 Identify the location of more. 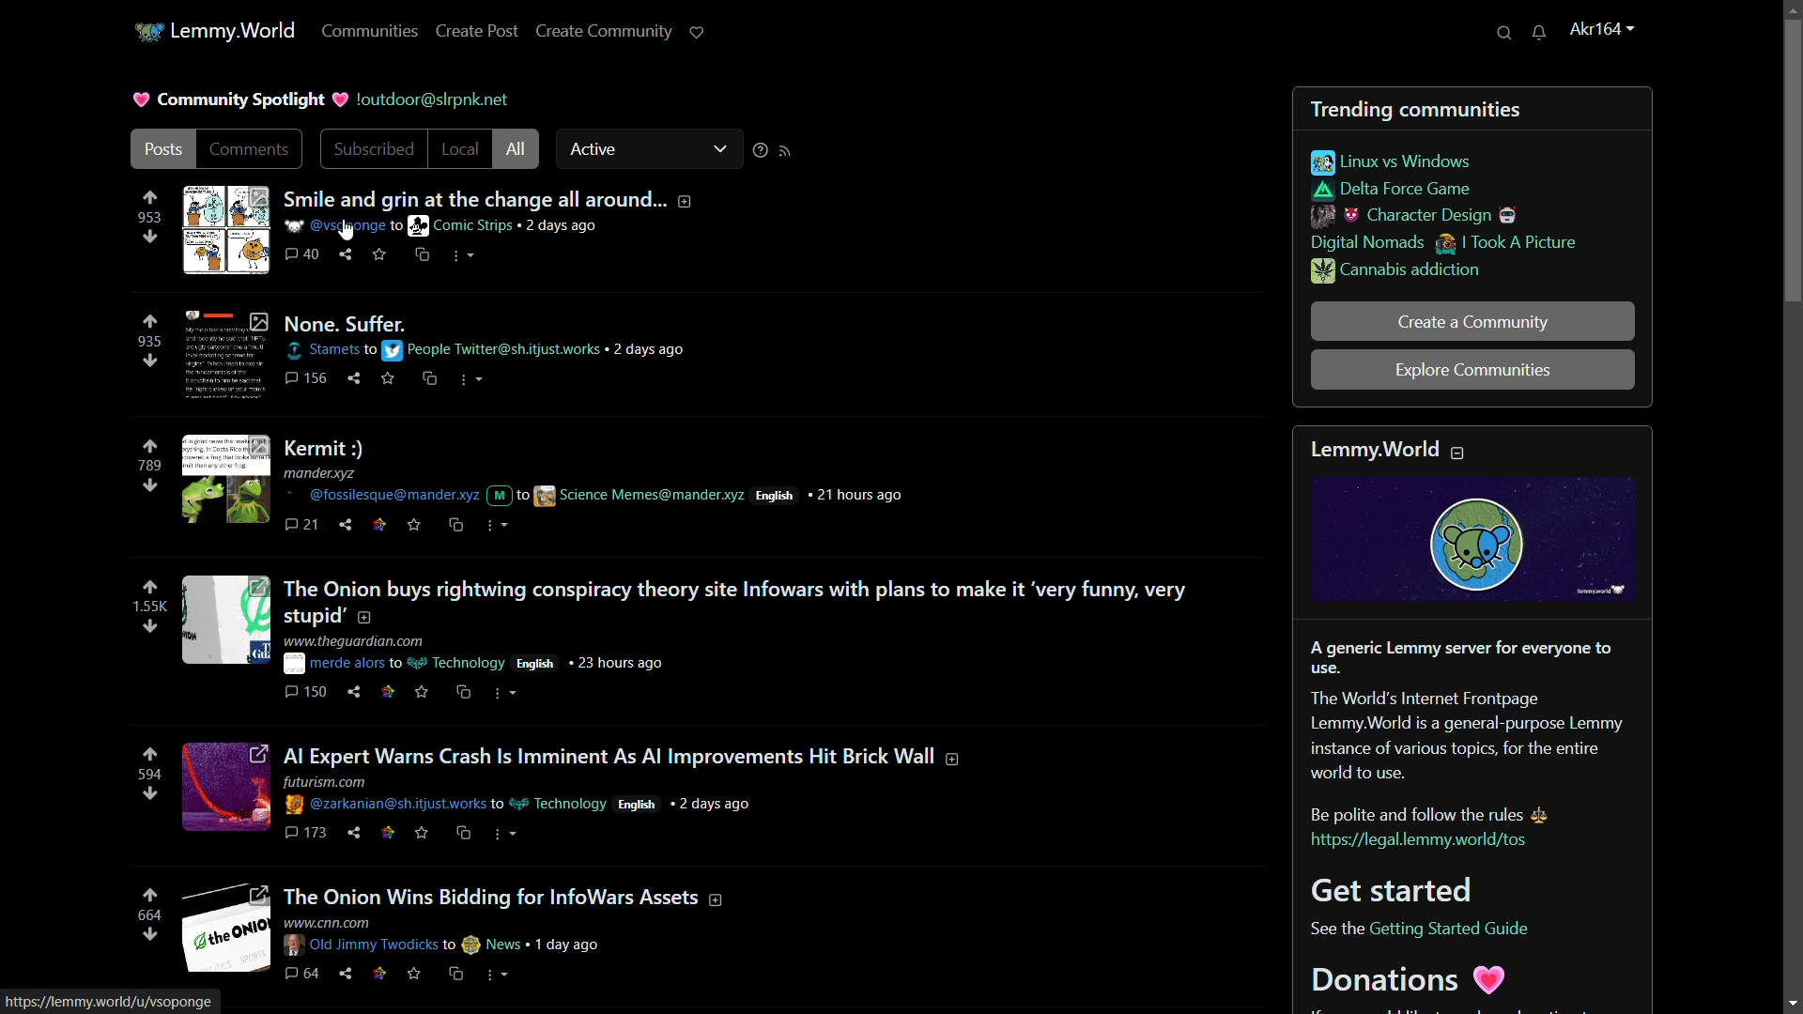
(499, 524).